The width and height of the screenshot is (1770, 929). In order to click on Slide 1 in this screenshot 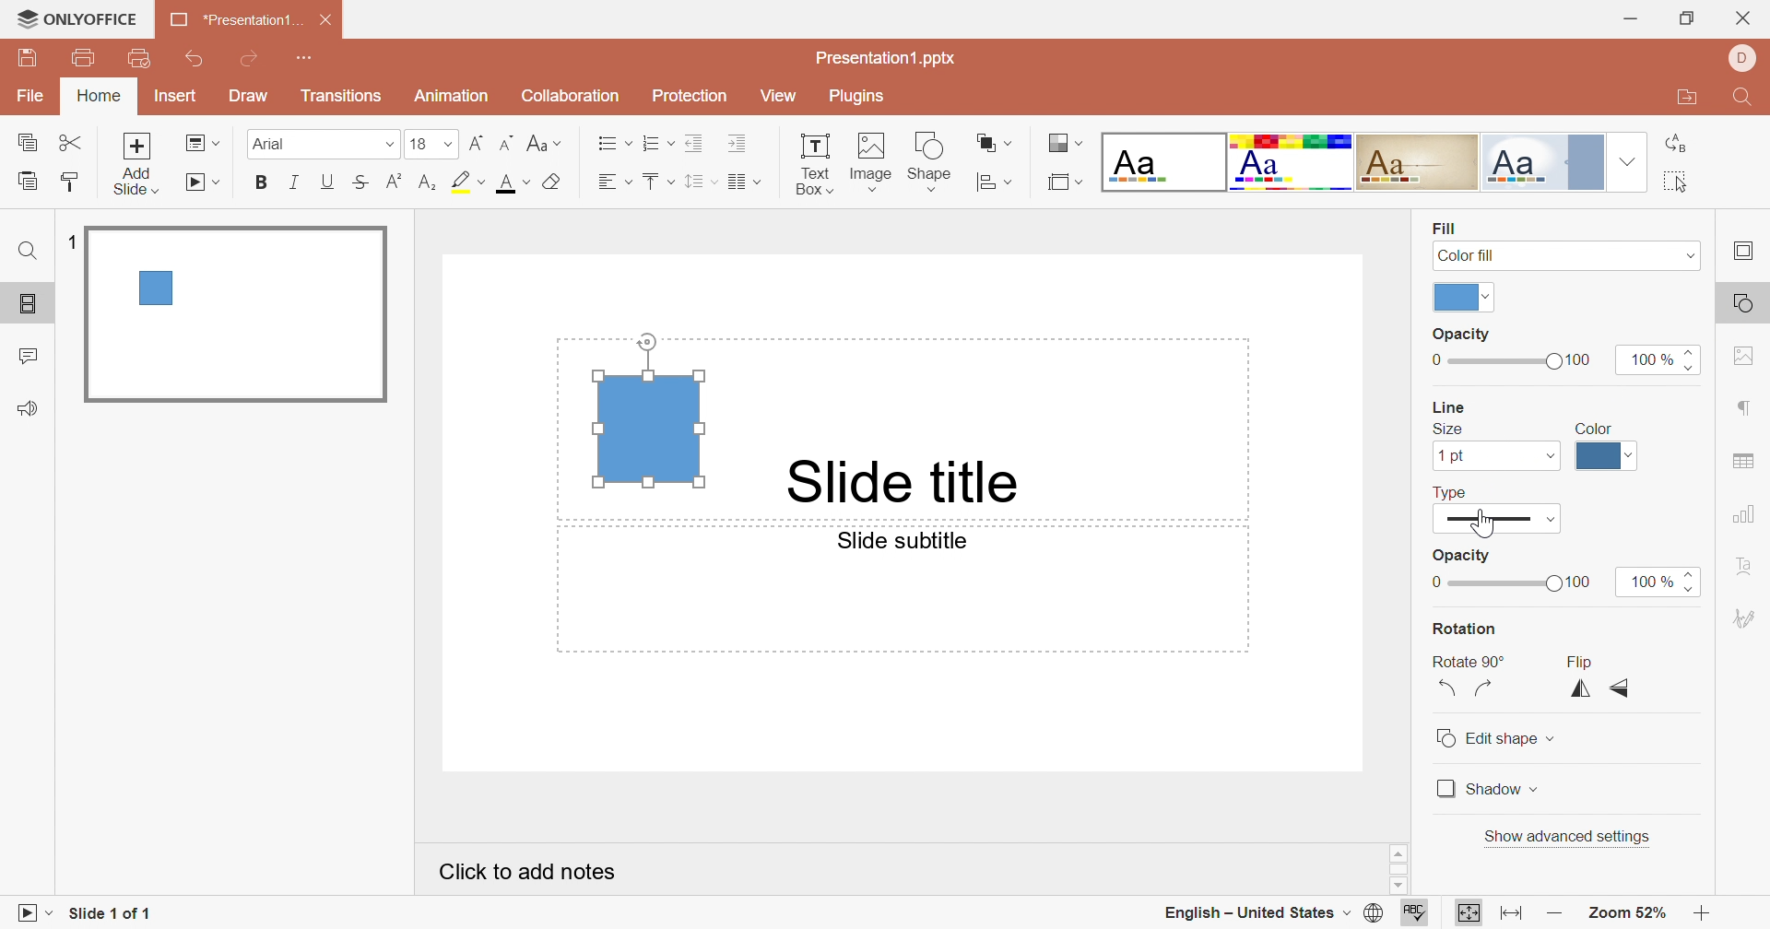, I will do `click(240, 316)`.